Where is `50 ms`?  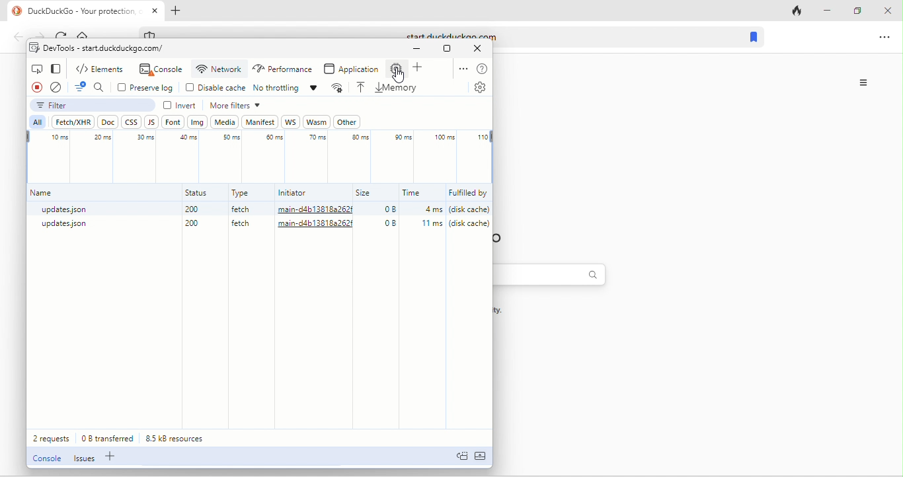 50 ms is located at coordinates (227, 143).